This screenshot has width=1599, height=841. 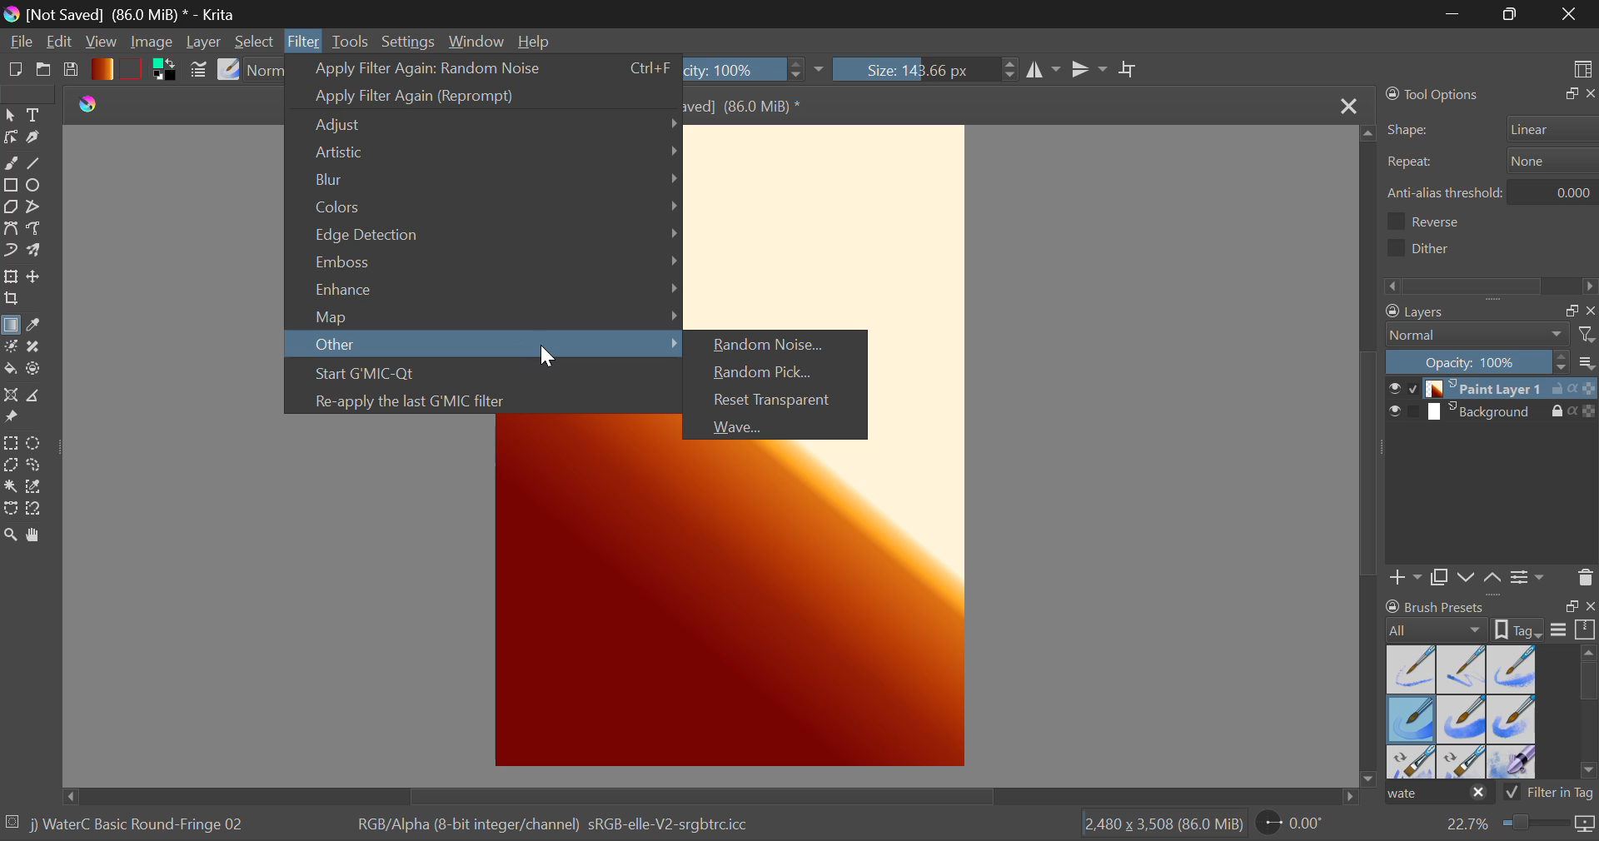 What do you see at coordinates (706, 797) in the screenshot?
I see `Scroll Bar` at bounding box center [706, 797].